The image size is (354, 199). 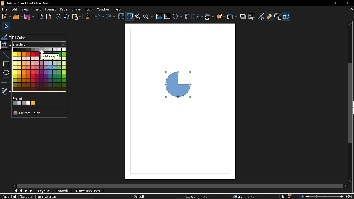 What do you see at coordinates (90, 9) in the screenshot?
I see `Tools` at bounding box center [90, 9].